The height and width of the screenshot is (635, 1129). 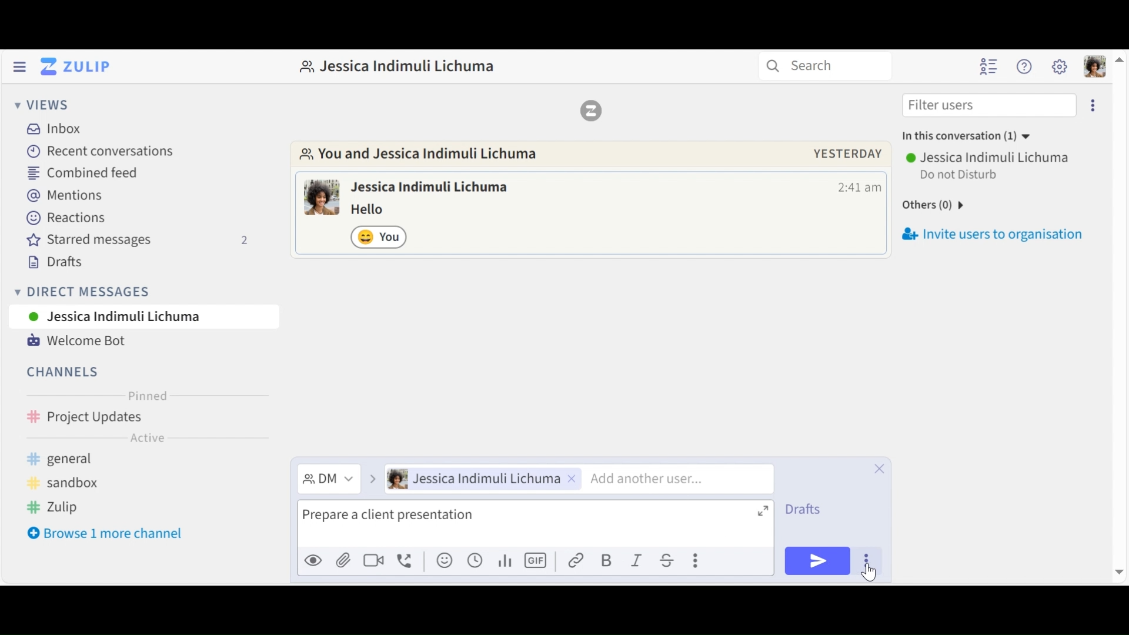 What do you see at coordinates (77, 483) in the screenshot?
I see `sandbox` at bounding box center [77, 483].